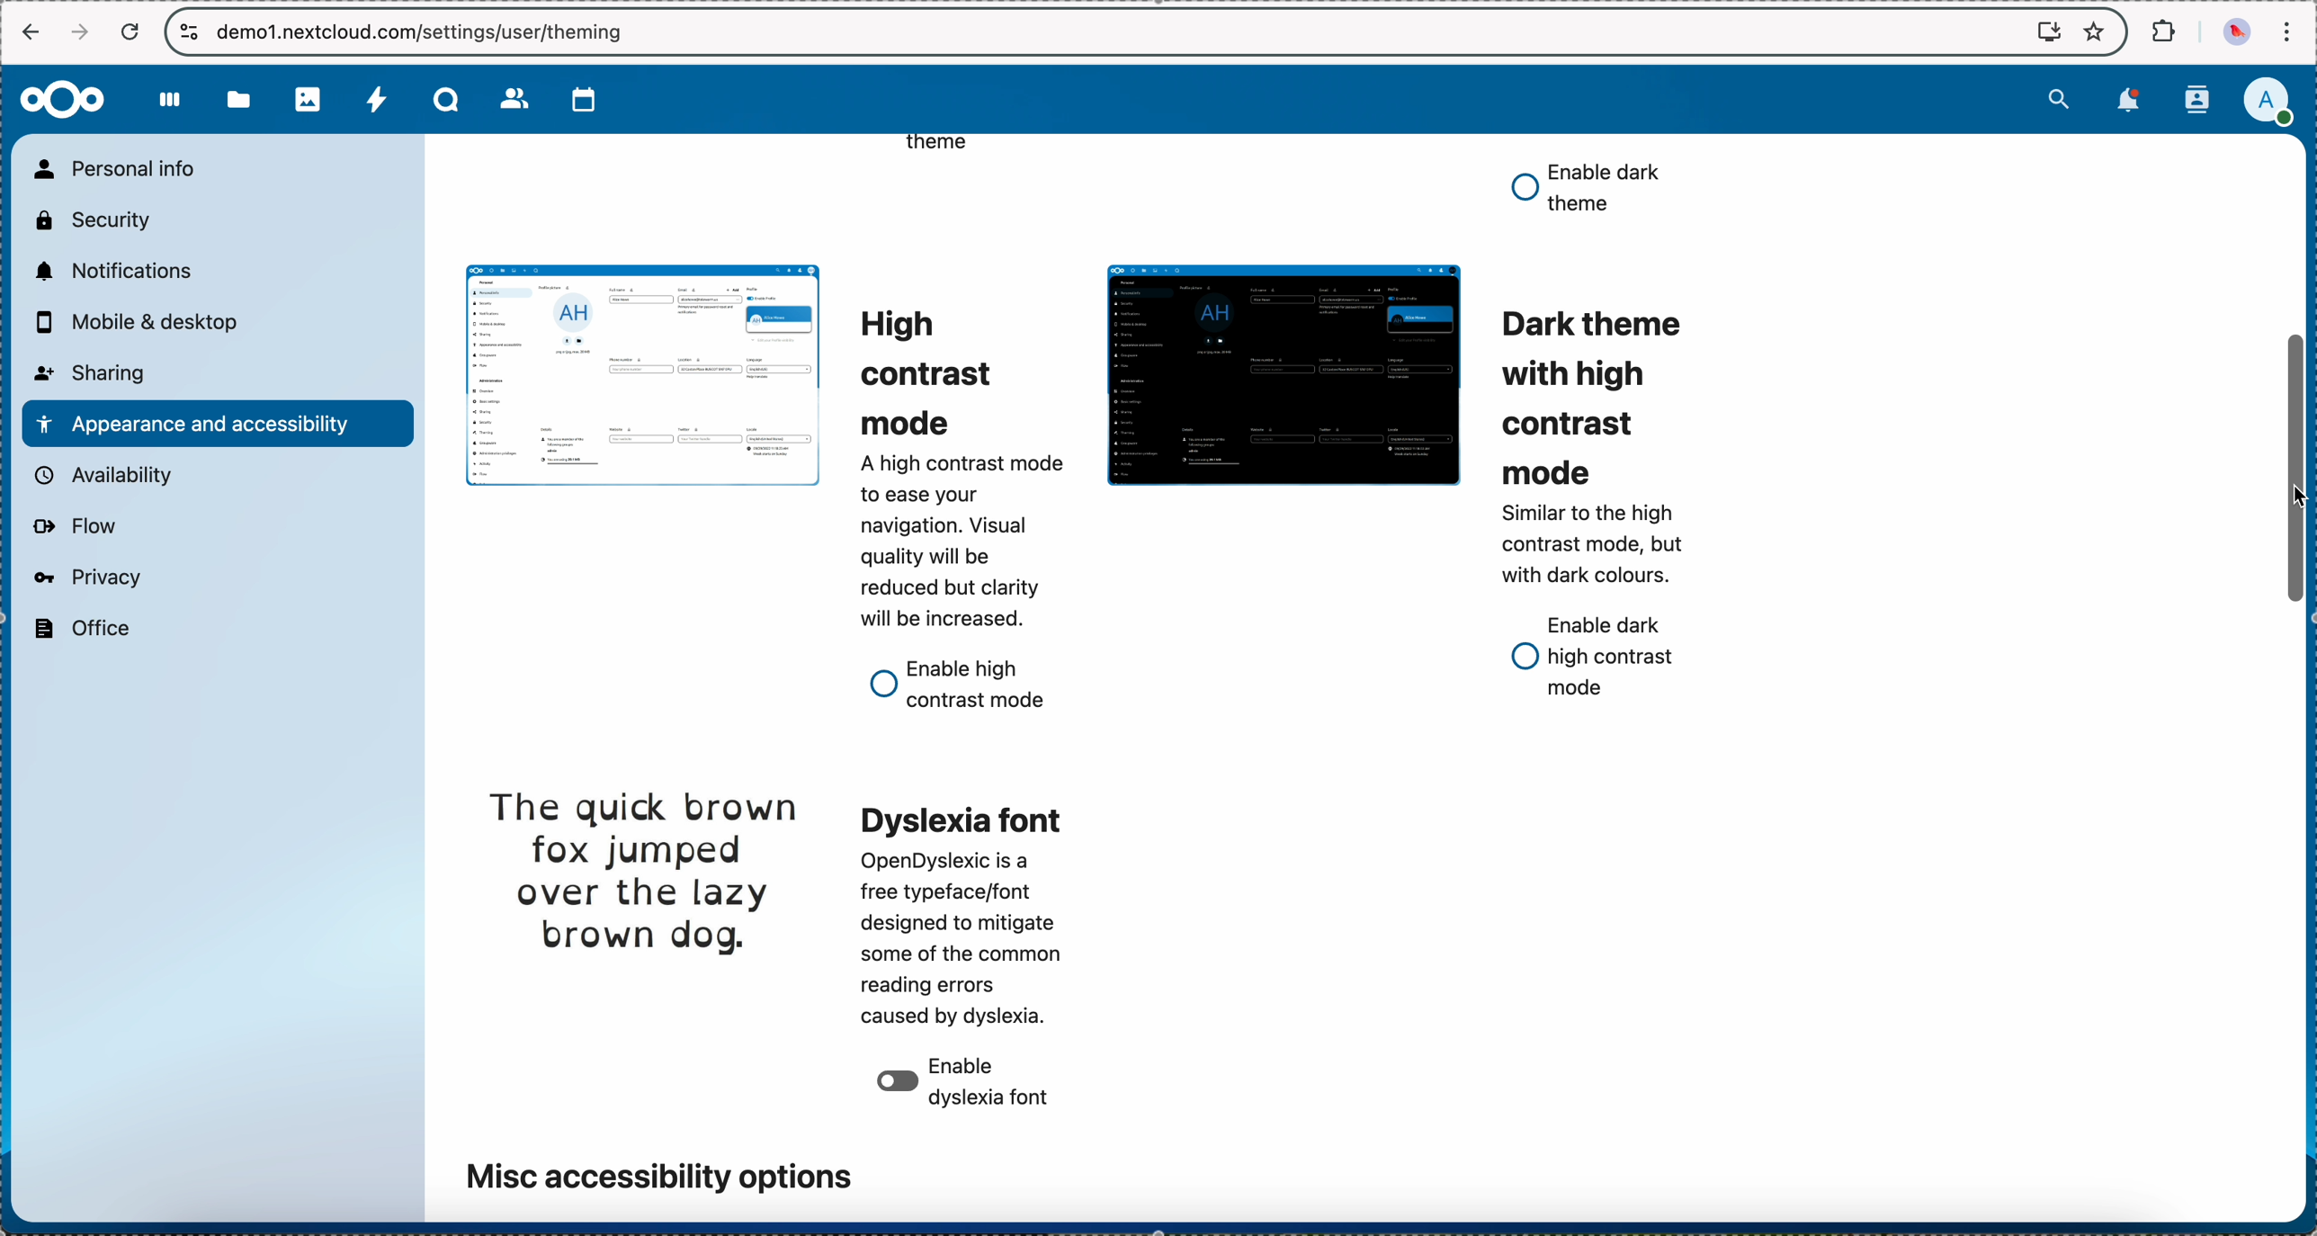 The height and width of the screenshot is (1236, 2317). Describe the element at coordinates (940, 369) in the screenshot. I see `high contrast mode` at that location.